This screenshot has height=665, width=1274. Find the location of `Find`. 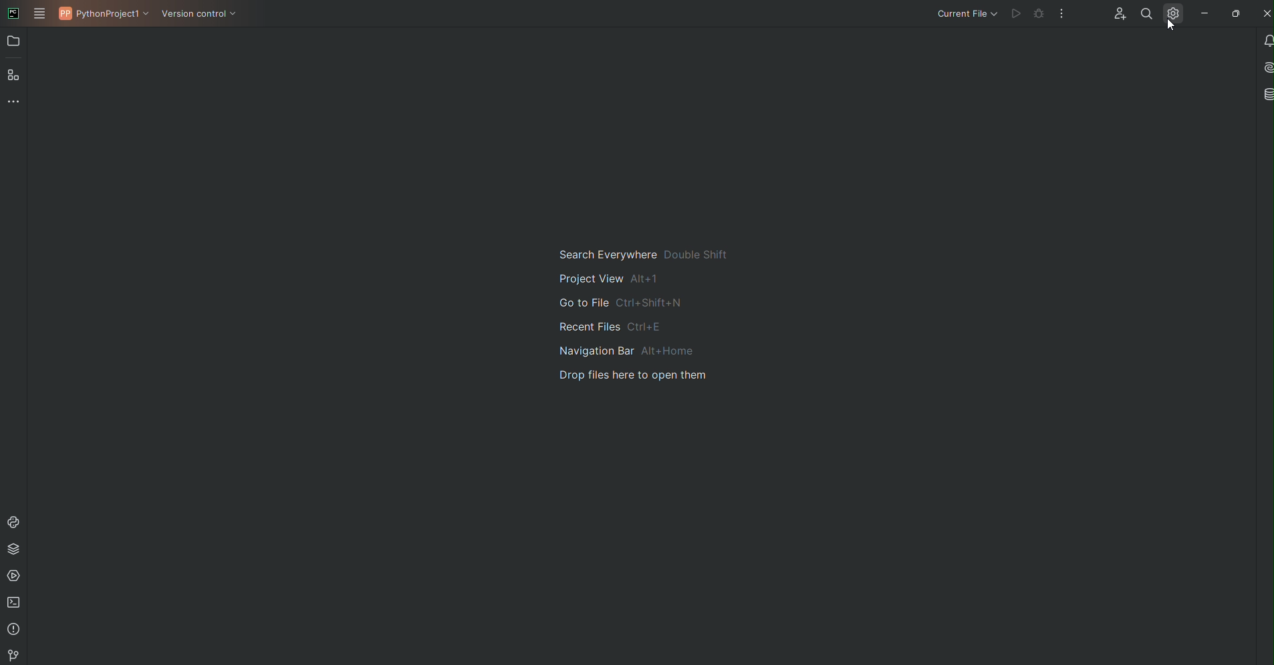

Find is located at coordinates (1144, 13).